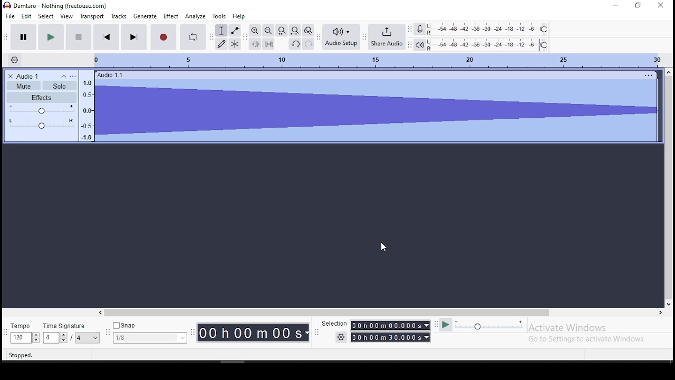  What do you see at coordinates (221, 30) in the screenshot?
I see `selection tool` at bounding box center [221, 30].